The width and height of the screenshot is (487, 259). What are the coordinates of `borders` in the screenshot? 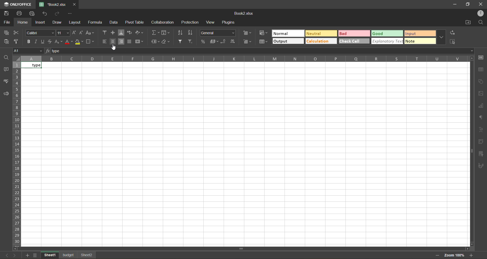 It's located at (90, 42).